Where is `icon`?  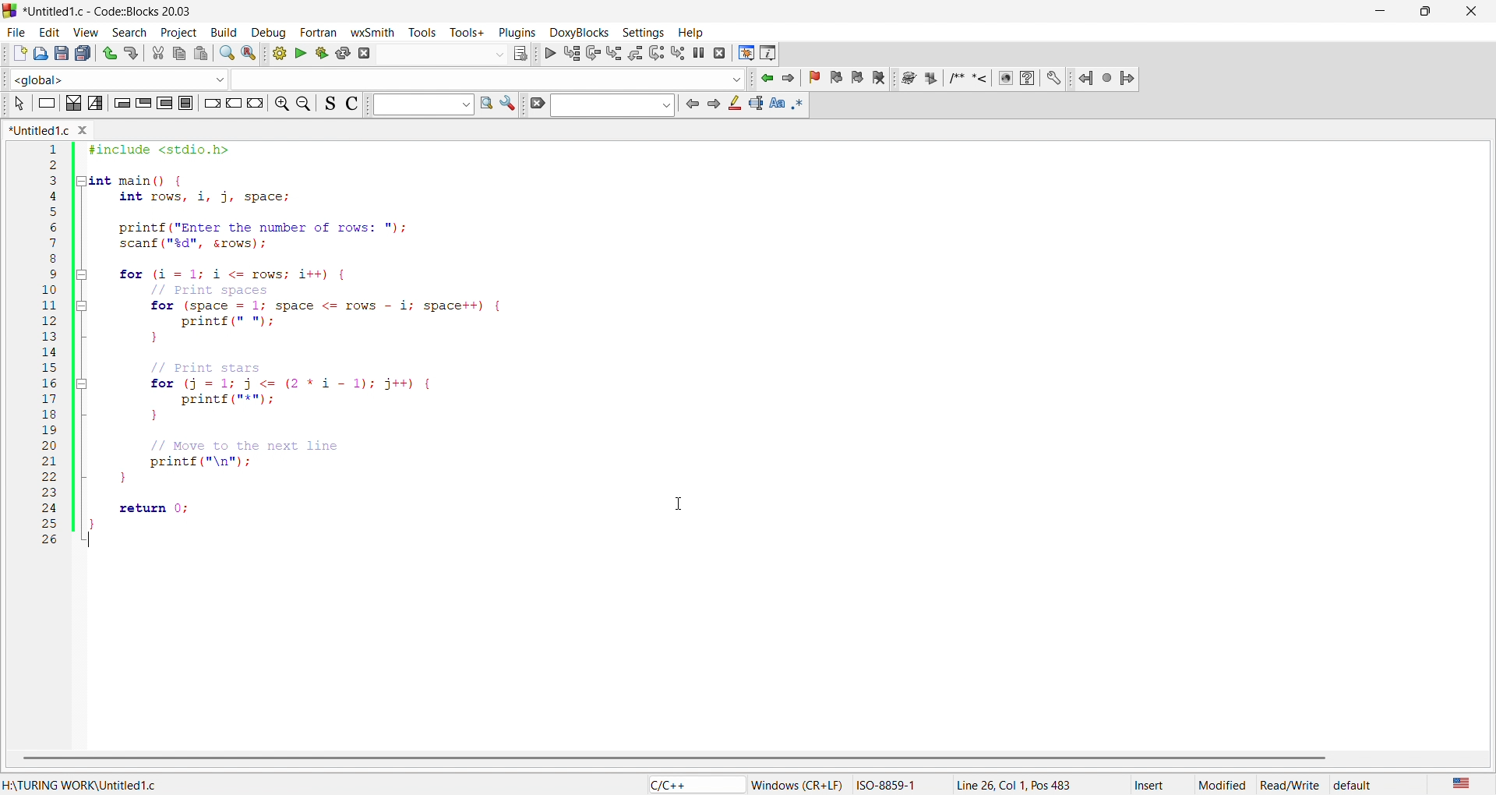 icon is located at coordinates (186, 106).